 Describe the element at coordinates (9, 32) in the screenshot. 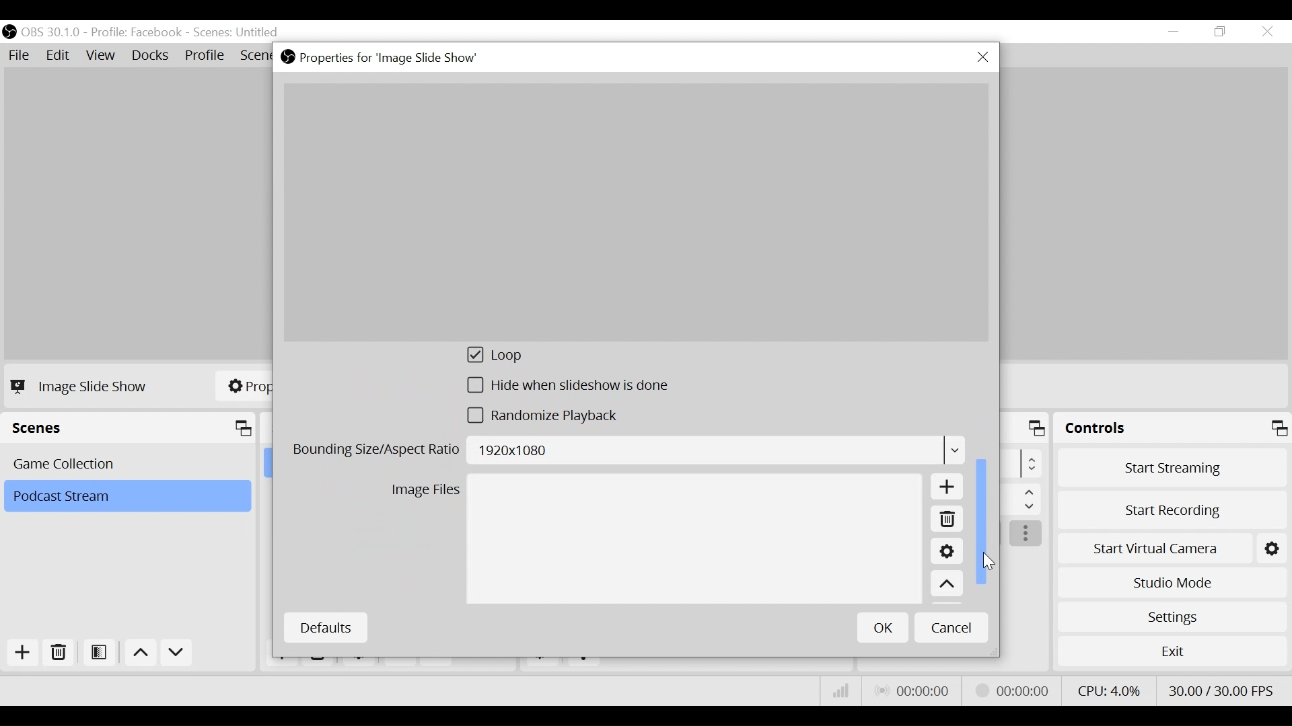

I see `OBS Desktop Icon` at that location.